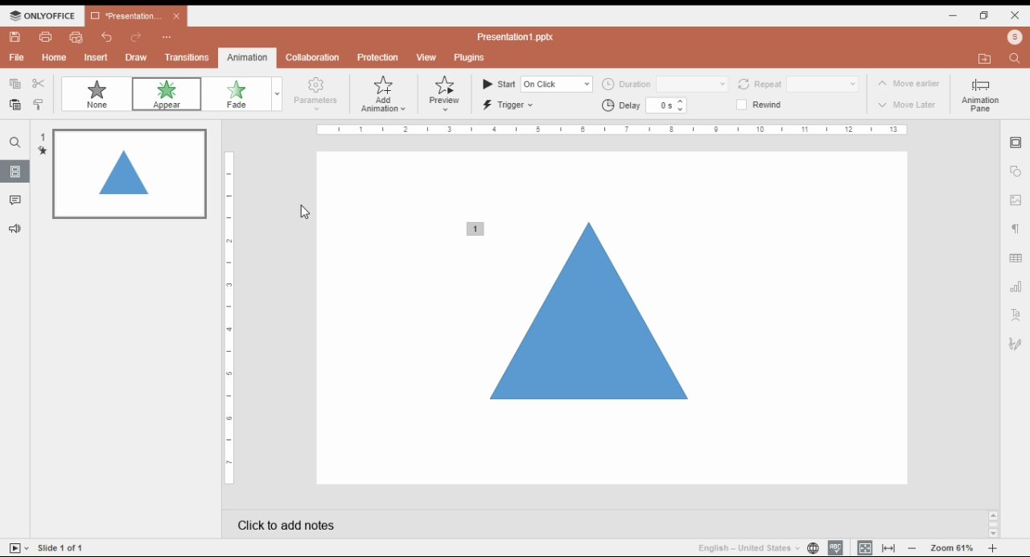  What do you see at coordinates (1016, 37) in the screenshot?
I see `profile` at bounding box center [1016, 37].